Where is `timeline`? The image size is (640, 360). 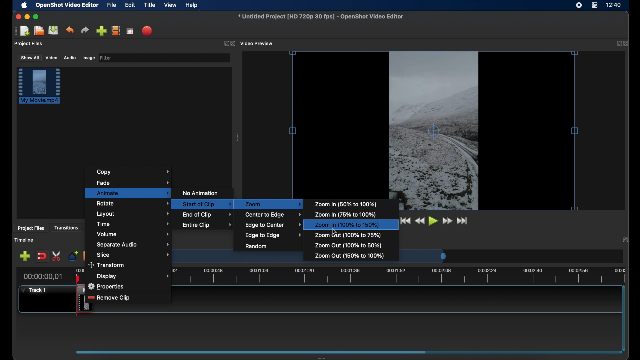
timeline is located at coordinates (25, 240).